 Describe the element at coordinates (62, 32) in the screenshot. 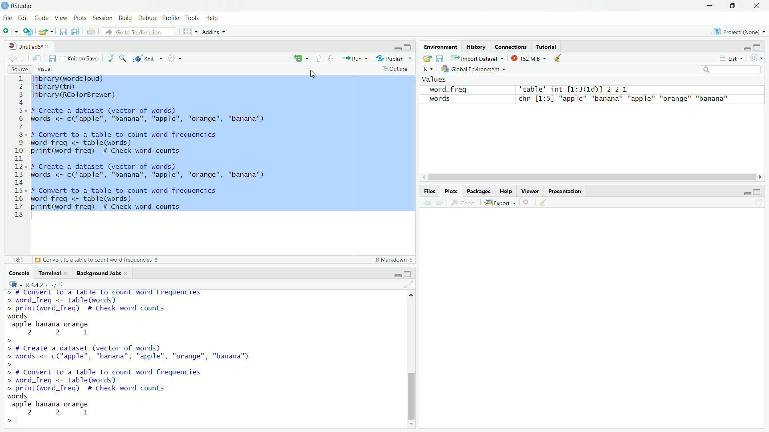

I see `Save Current Document` at that location.